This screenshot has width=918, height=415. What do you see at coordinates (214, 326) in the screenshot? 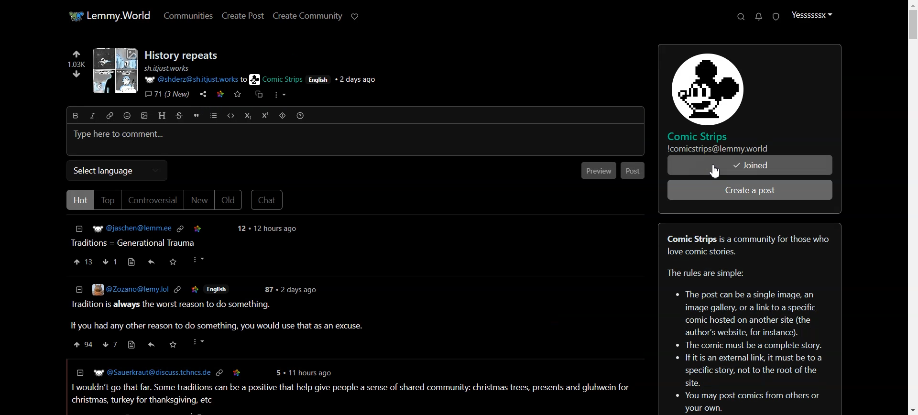
I see `If you had any other reason to do something, you would use that as an excuse.` at bounding box center [214, 326].